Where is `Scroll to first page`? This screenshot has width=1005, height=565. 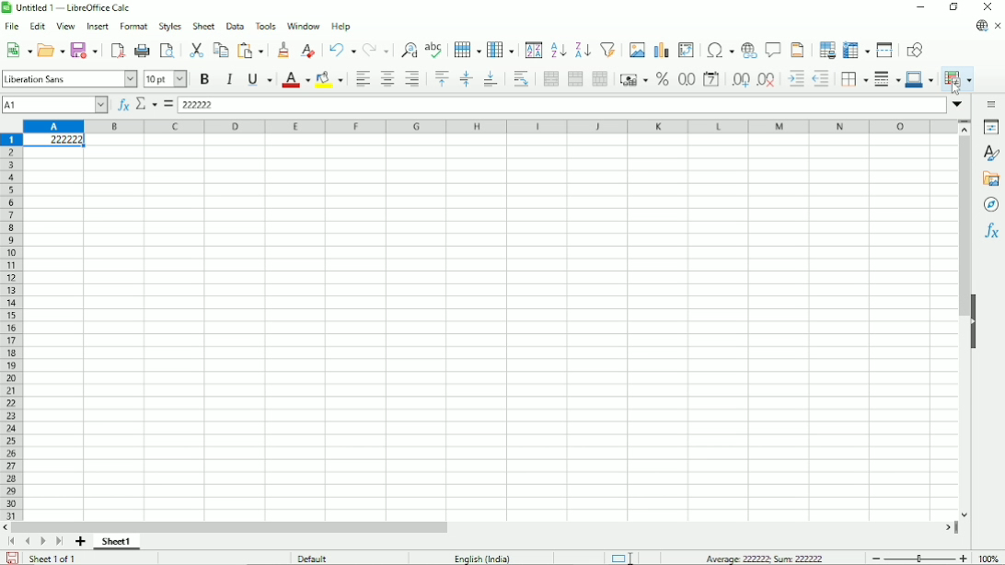
Scroll to first page is located at coordinates (12, 542).